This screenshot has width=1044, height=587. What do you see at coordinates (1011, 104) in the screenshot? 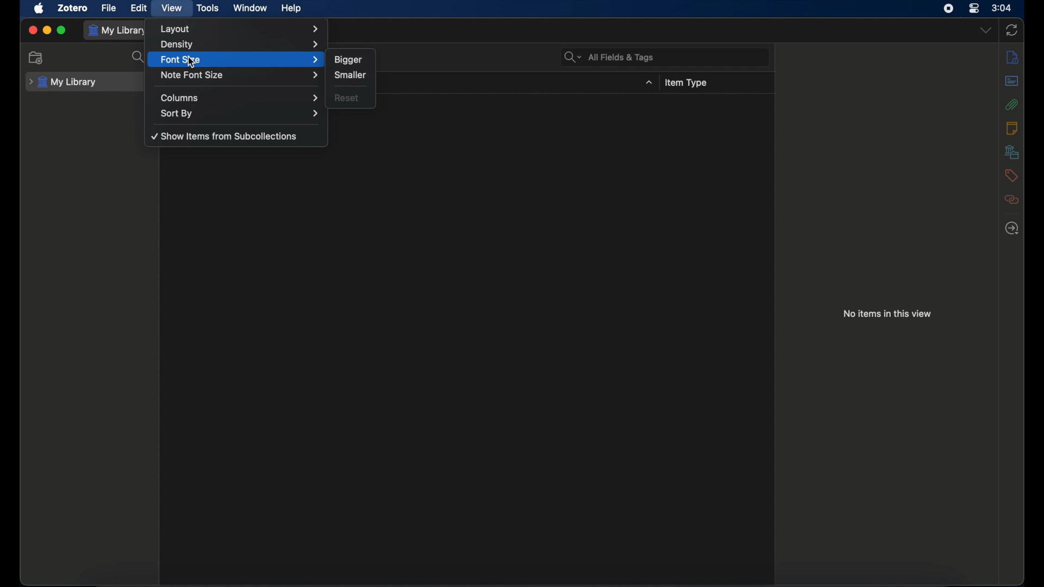
I see `attachments` at bounding box center [1011, 104].